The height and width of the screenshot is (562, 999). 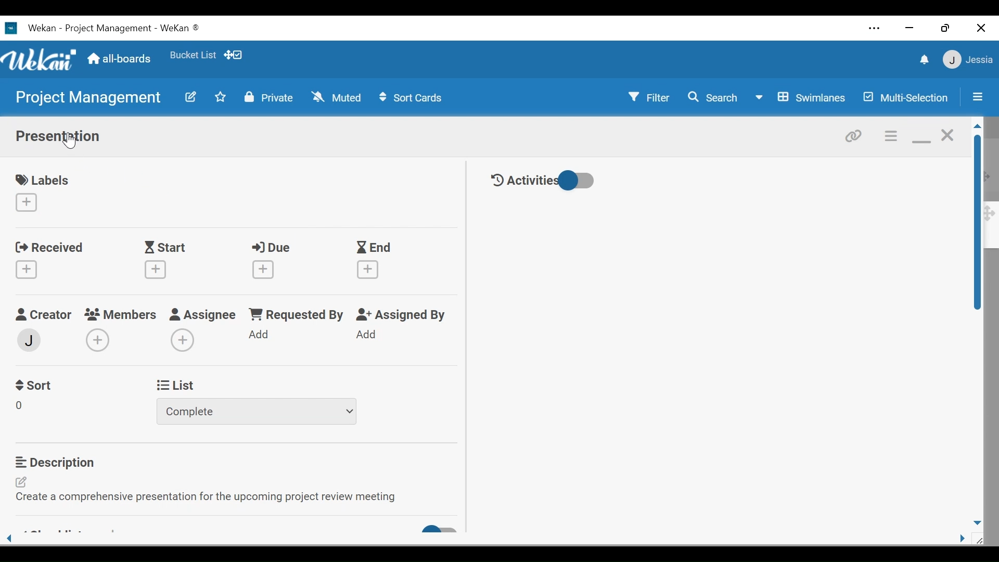 I want to click on link, so click(x=854, y=136).